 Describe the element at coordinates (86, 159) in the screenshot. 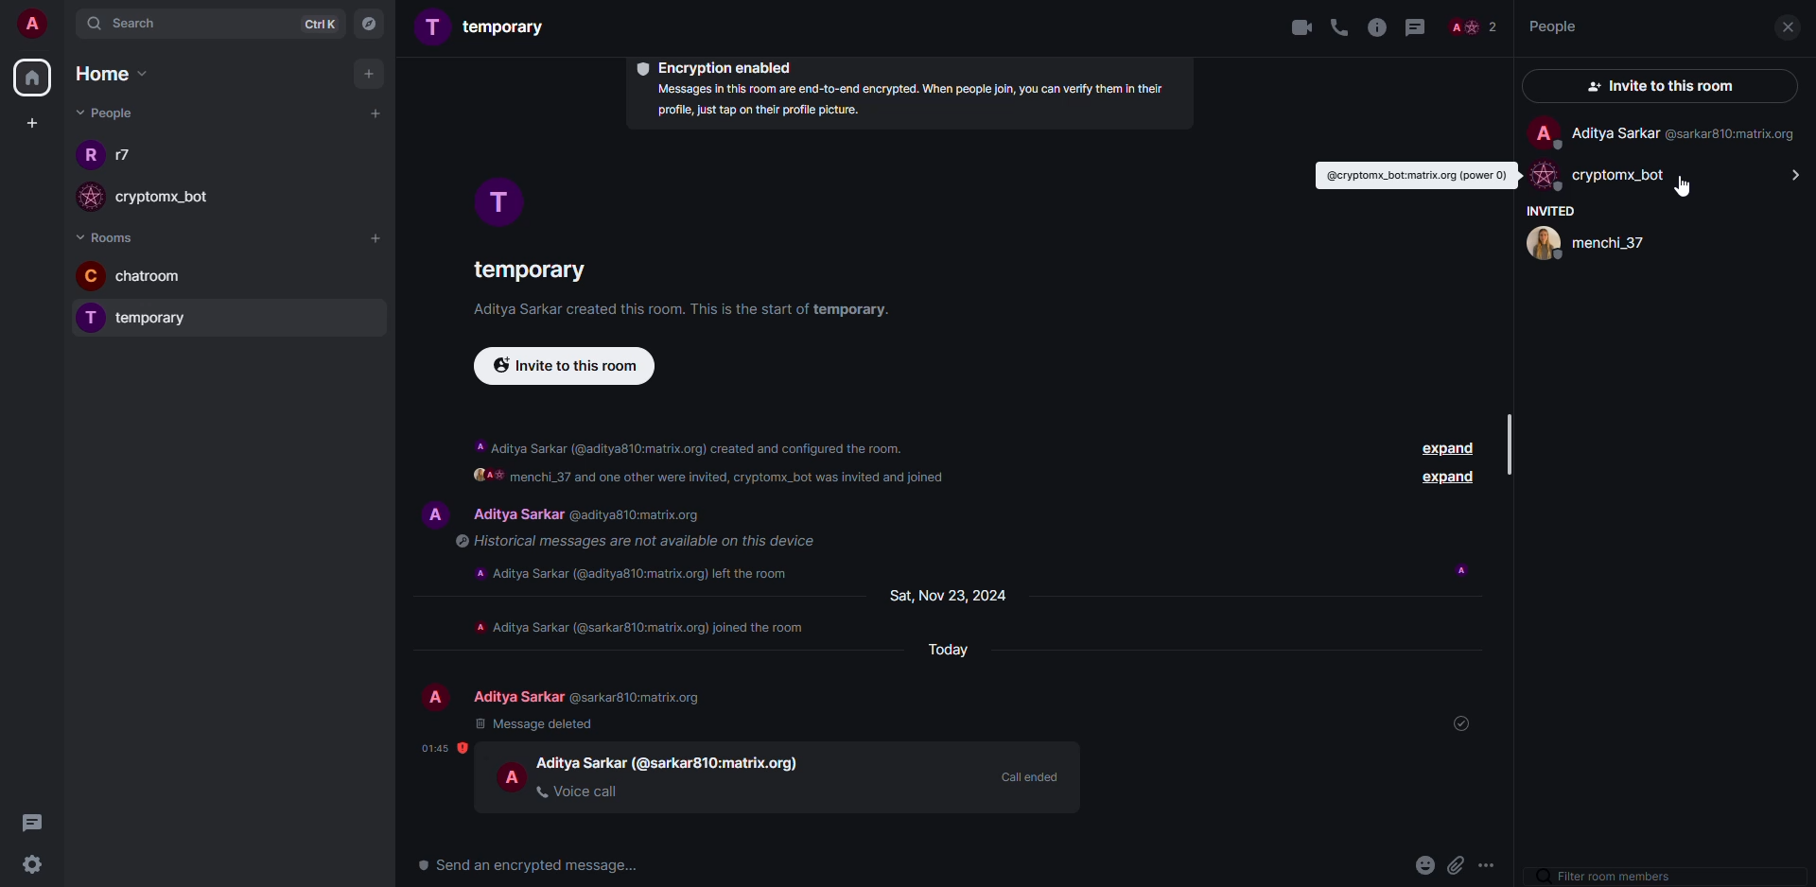

I see `profile` at that location.